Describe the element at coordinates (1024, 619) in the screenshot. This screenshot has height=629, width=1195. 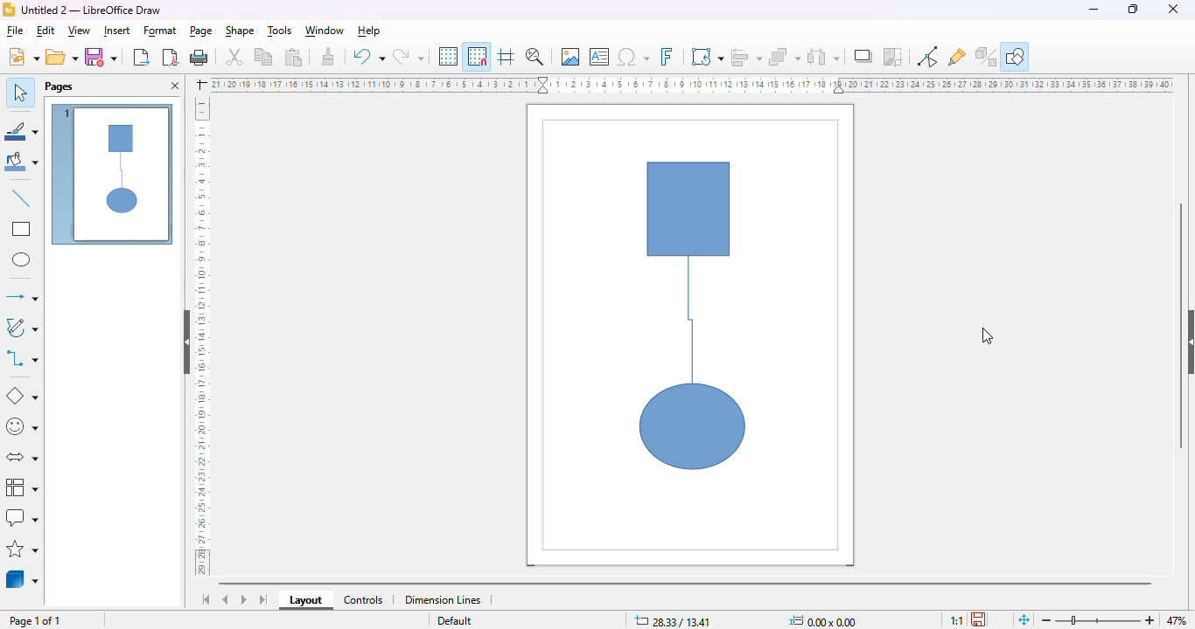
I see `fit page to current window` at that location.